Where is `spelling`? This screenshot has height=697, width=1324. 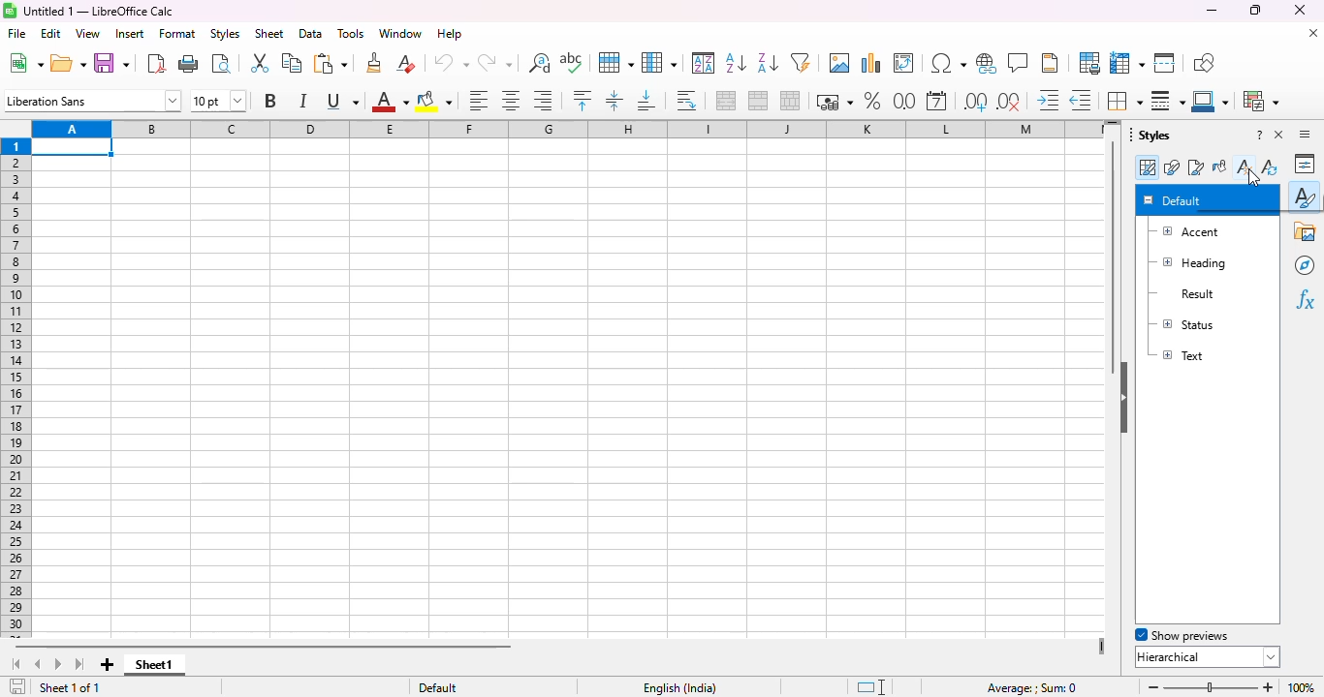 spelling is located at coordinates (572, 62).